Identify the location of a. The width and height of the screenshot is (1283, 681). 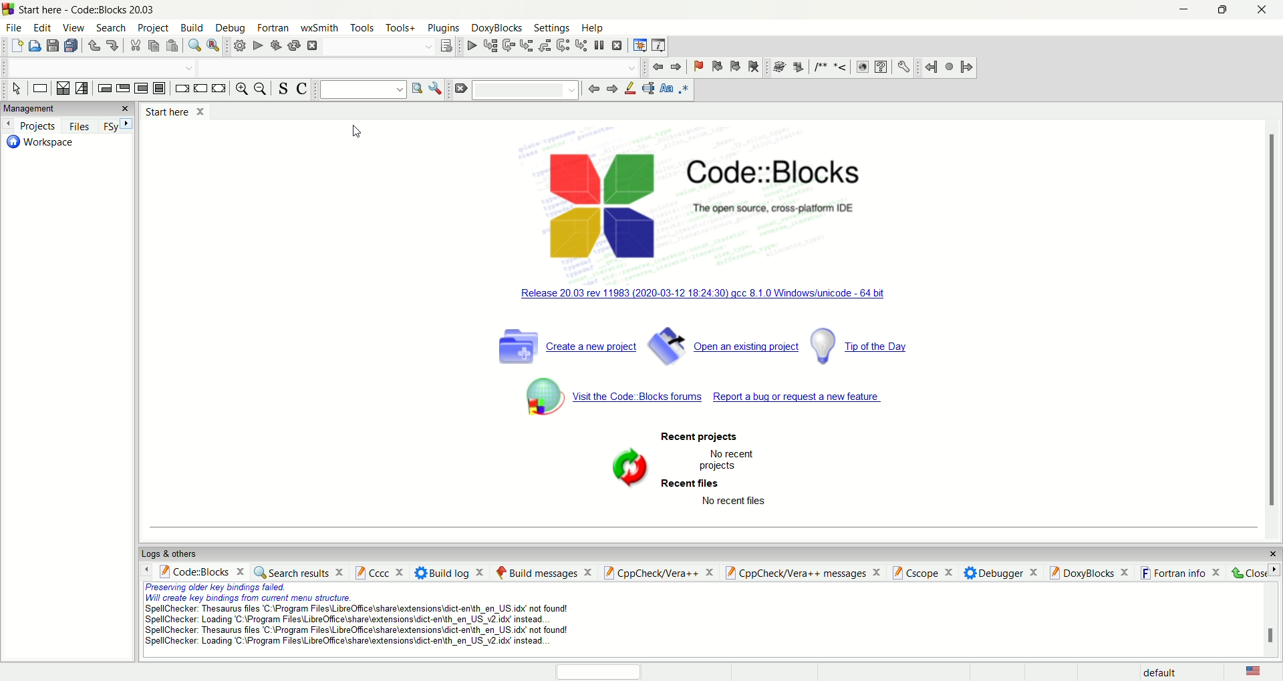
(311, 46).